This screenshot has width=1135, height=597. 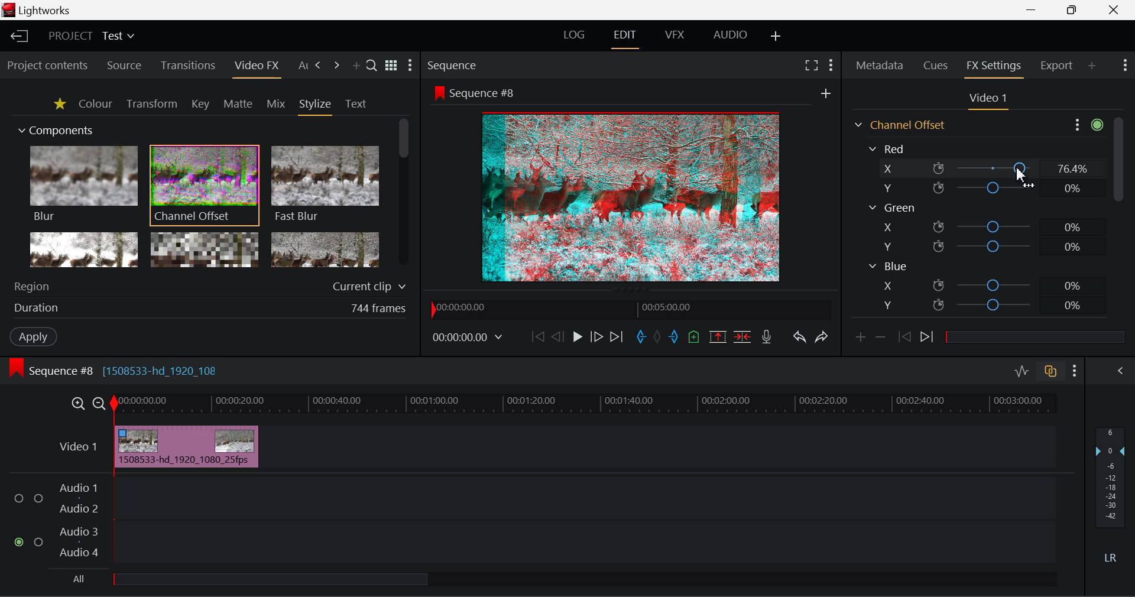 What do you see at coordinates (1035, 11) in the screenshot?
I see `Restore Down` at bounding box center [1035, 11].